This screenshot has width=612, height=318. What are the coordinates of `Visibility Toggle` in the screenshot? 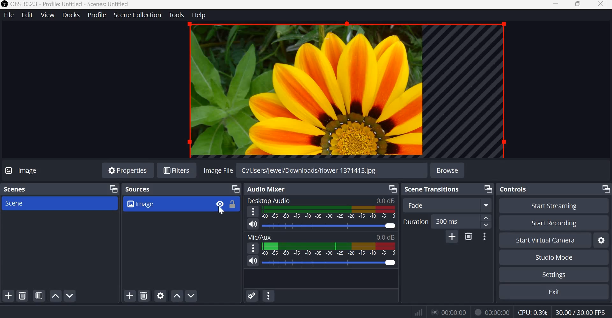 It's located at (220, 203).